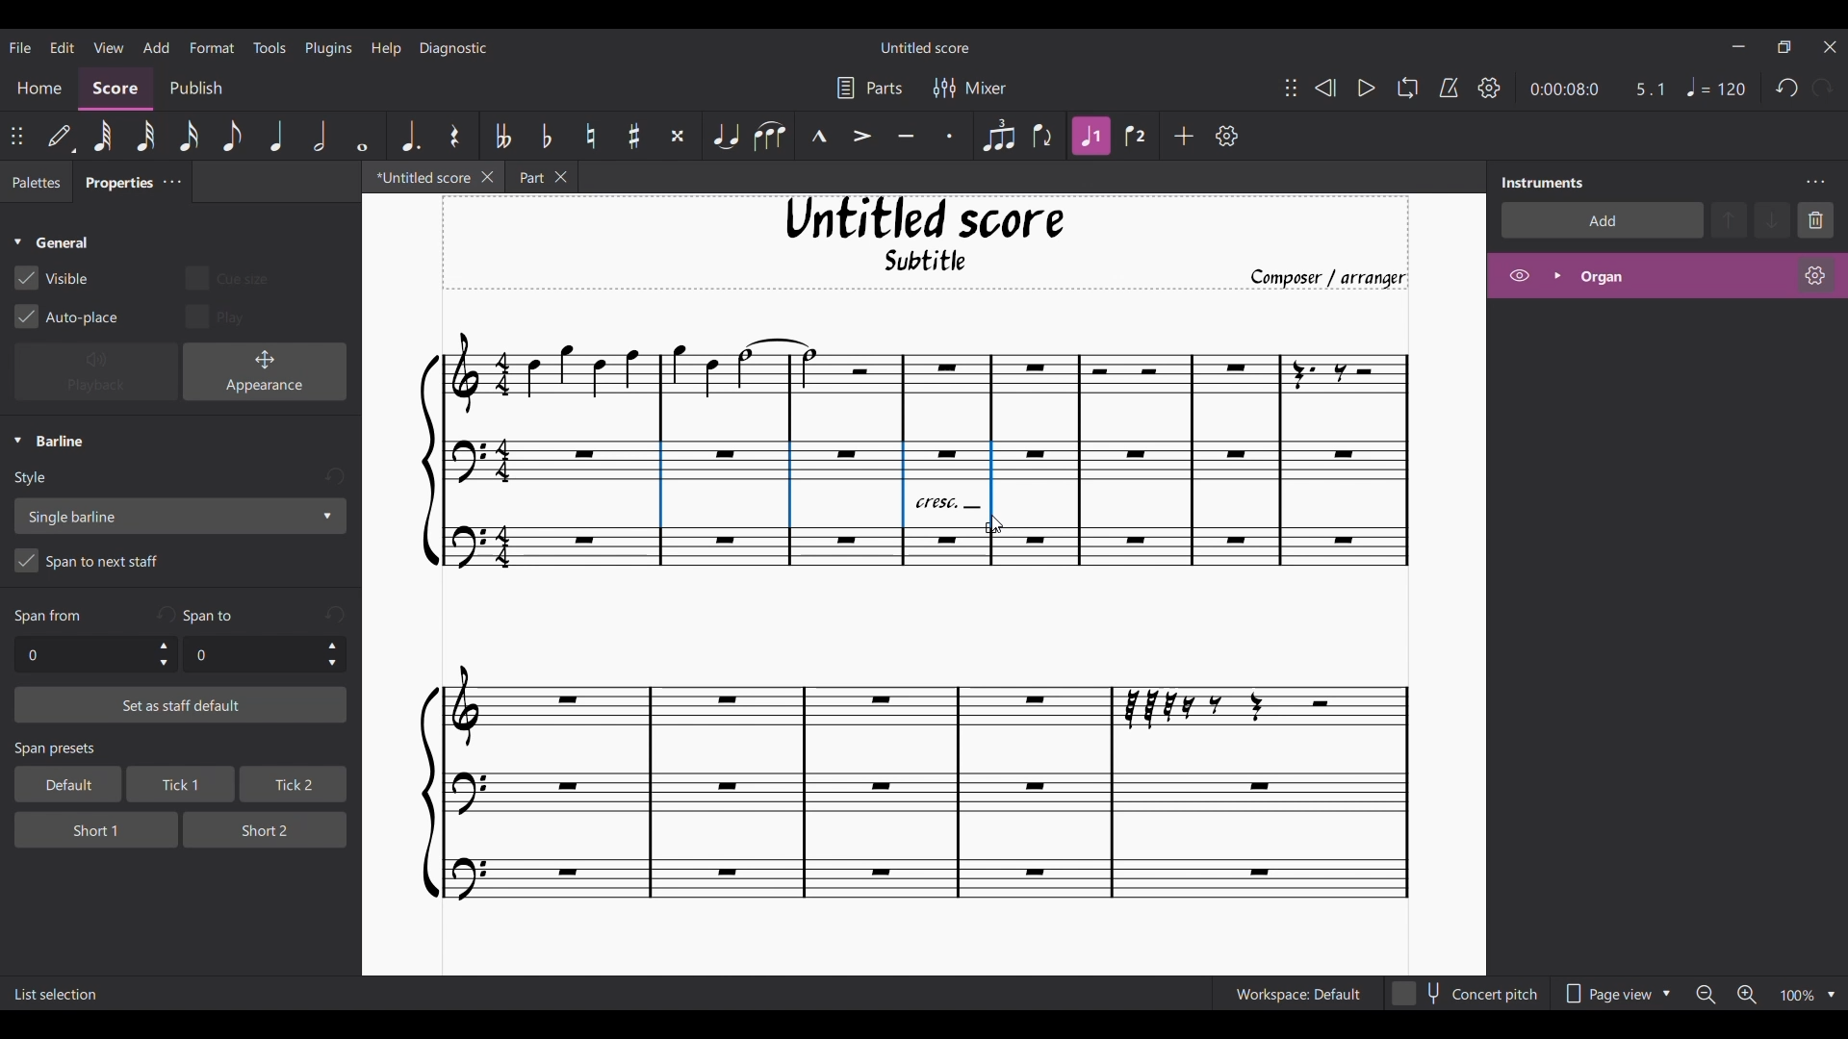  Describe the element at coordinates (52, 278) in the screenshot. I see `Toggle for Visible` at that location.